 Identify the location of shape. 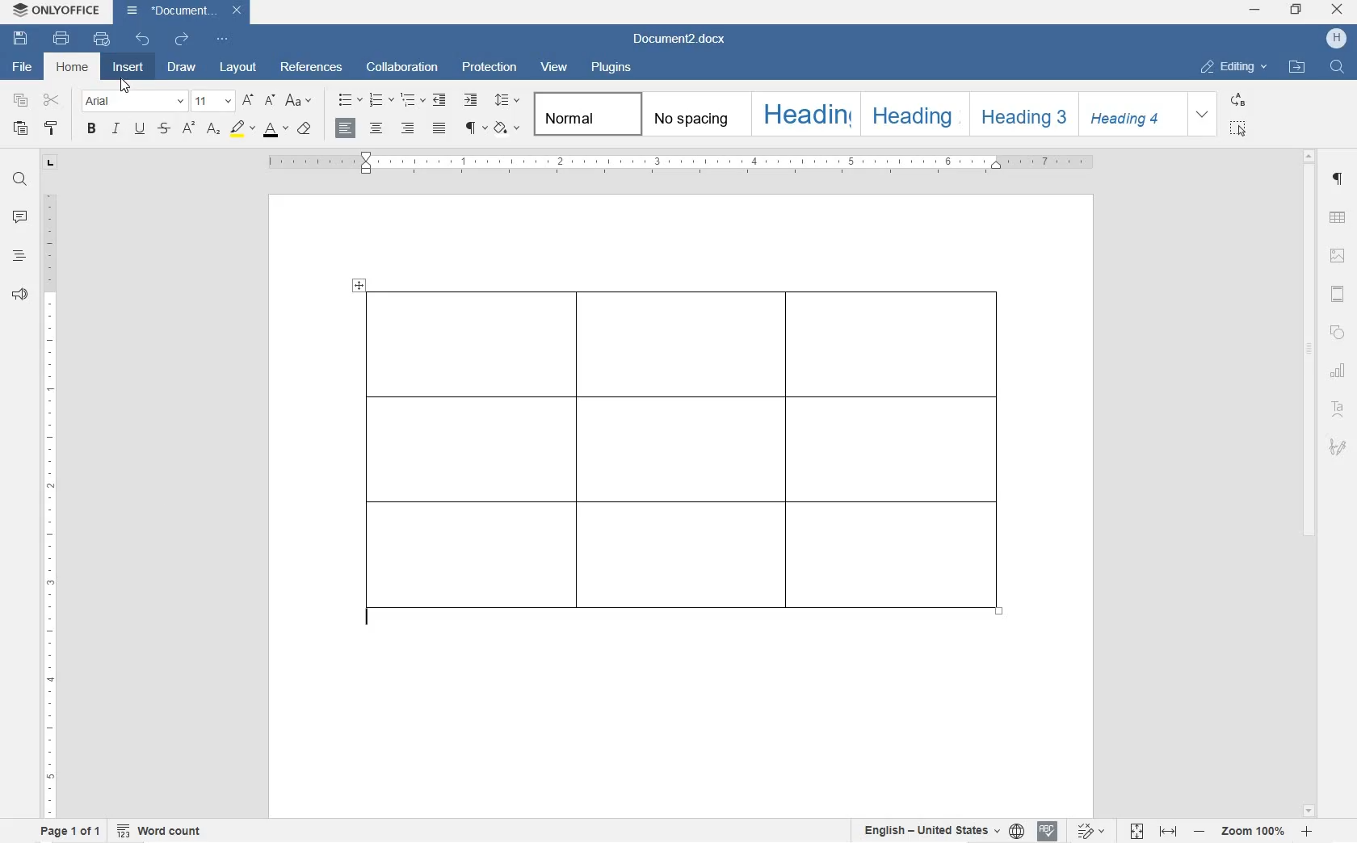
(1338, 332).